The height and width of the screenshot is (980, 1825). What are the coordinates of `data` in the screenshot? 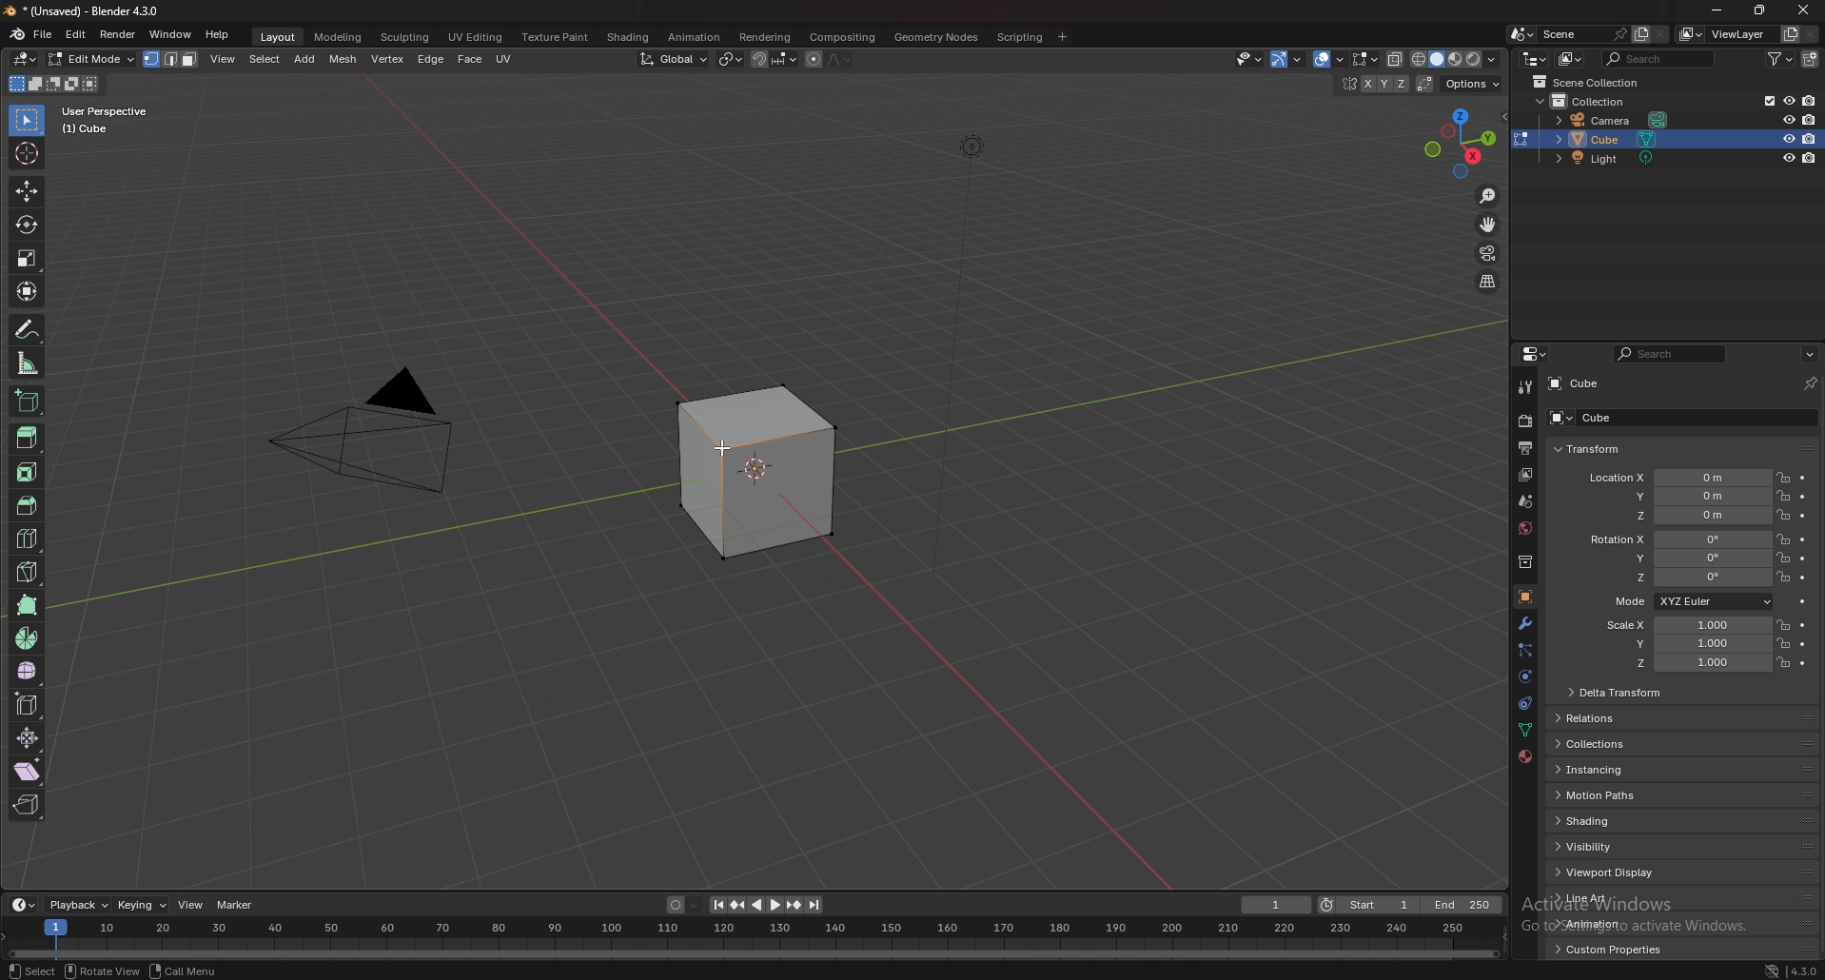 It's located at (1524, 730).